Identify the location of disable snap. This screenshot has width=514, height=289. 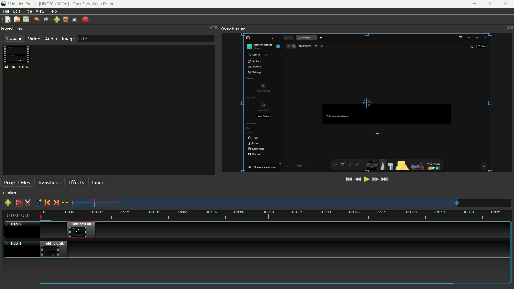
(18, 203).